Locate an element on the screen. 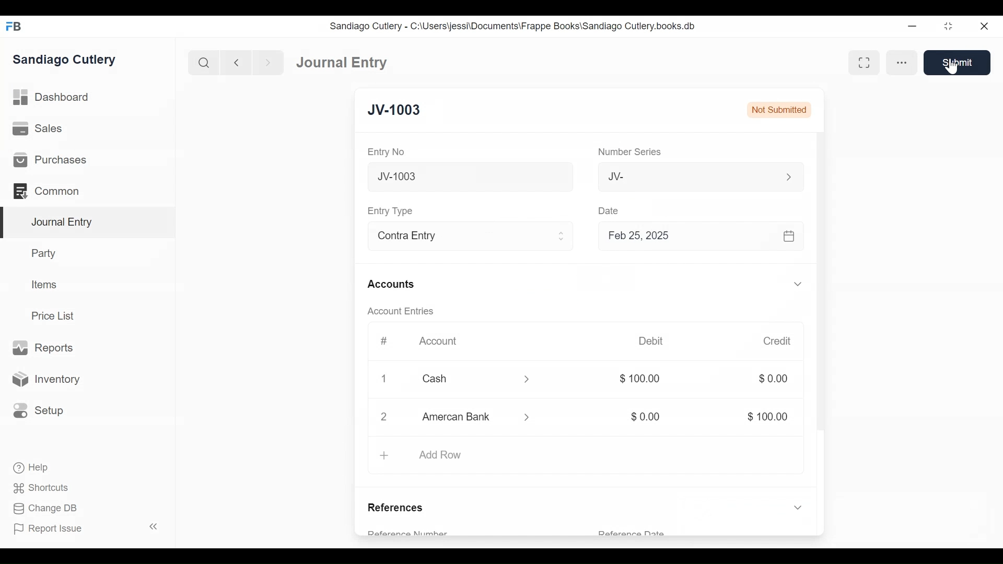 Image resolution: width=1003 pixels, height=564 pixels. Expand is located at coordinates (533, 417).